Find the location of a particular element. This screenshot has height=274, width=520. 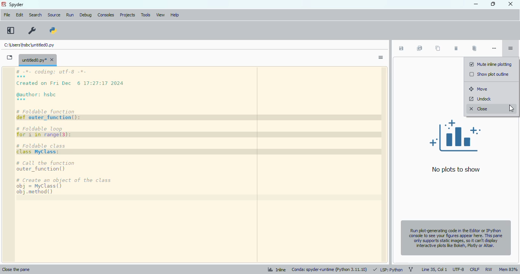

logo is located at coordinates (4, 4).